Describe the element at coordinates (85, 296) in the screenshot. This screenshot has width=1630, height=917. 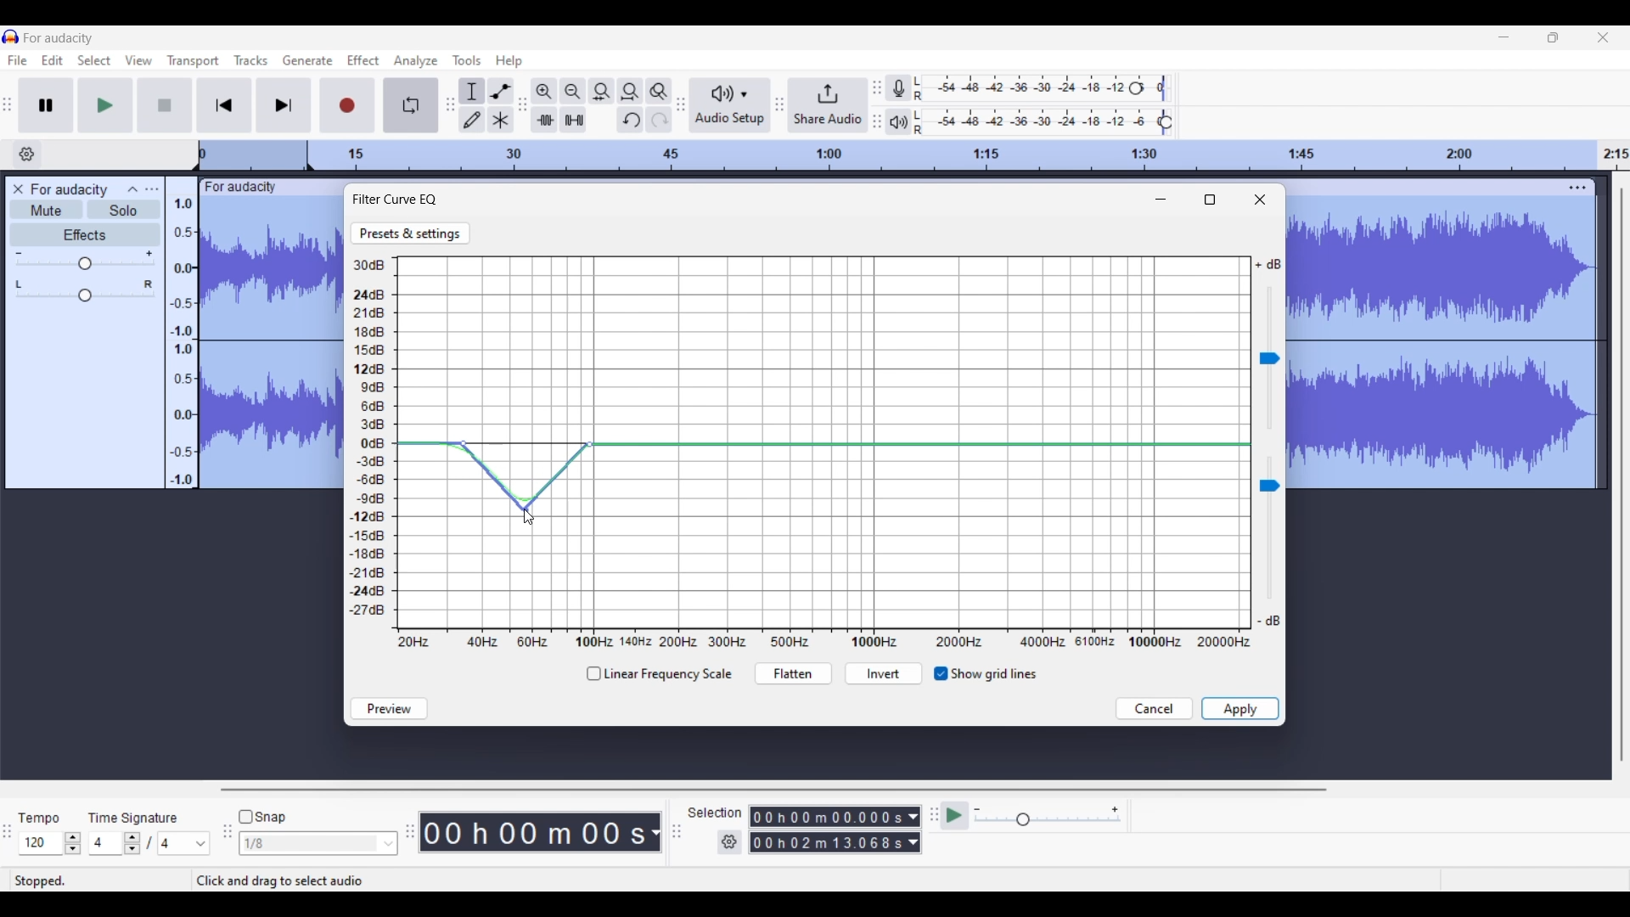
I see `Change pan` at that location.